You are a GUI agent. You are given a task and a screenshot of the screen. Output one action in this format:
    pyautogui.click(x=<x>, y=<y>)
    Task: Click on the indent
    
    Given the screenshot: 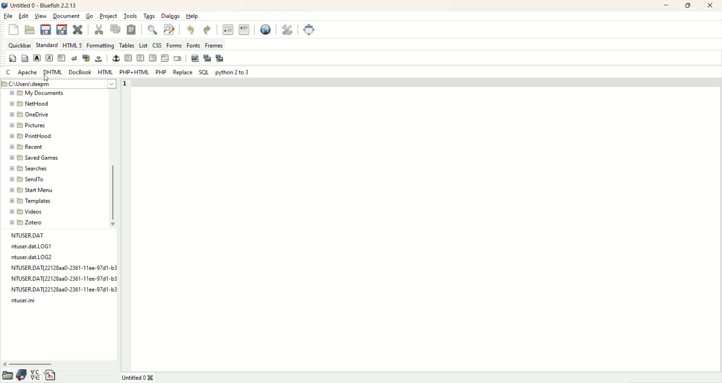 What is the action you would take?
    pyautogui.click(x=244, y=30)
    